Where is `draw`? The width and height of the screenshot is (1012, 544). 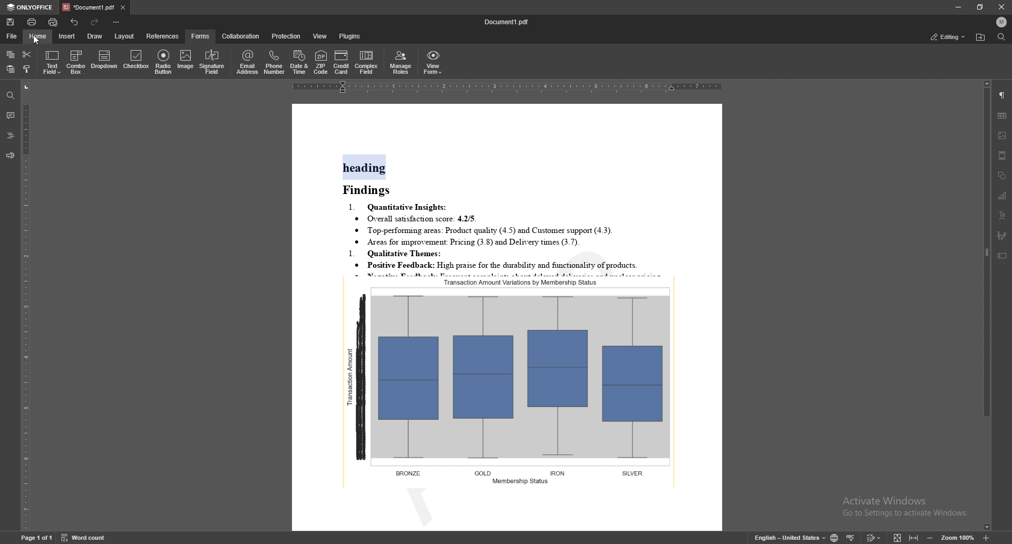 draw is located at coordinates (94, 35).